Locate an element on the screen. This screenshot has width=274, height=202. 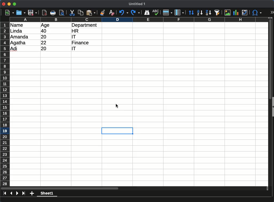
sort is located at coordinates (192, 13).